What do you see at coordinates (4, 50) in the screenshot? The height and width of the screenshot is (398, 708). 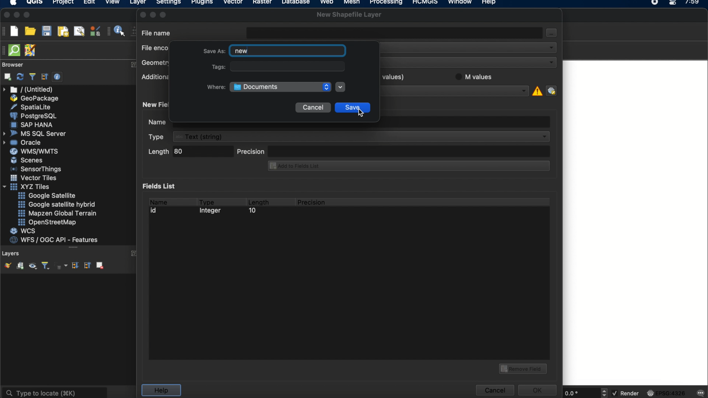 I see `hidden toolbar` at bounding box center [4, 50].